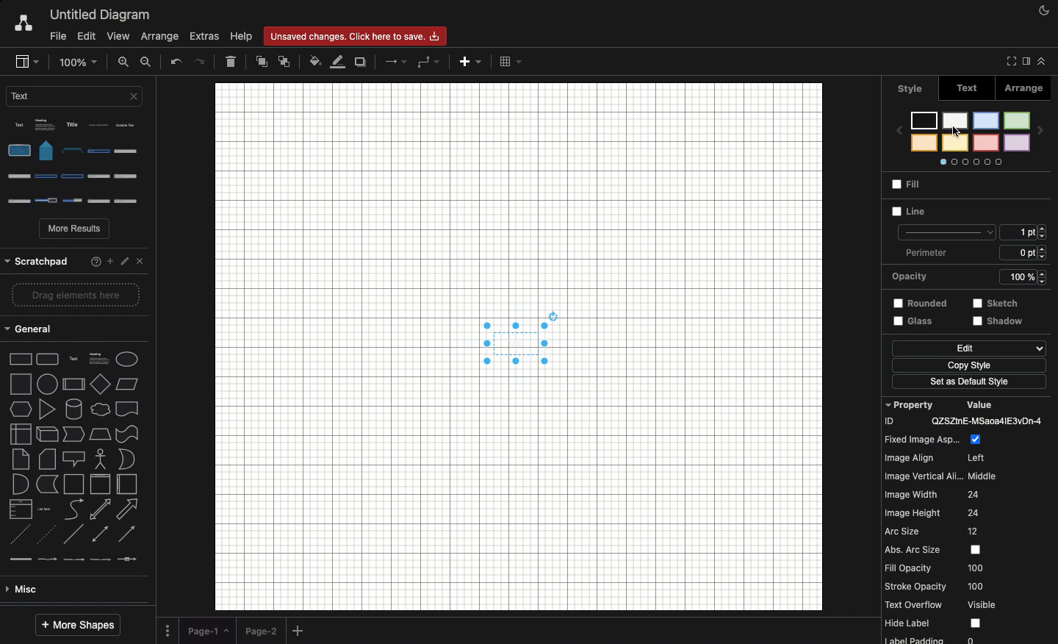  What do you see at coordinates (1026, 90) in the screenshot?
I see `Arrange` at bounding box center [1026, 90].